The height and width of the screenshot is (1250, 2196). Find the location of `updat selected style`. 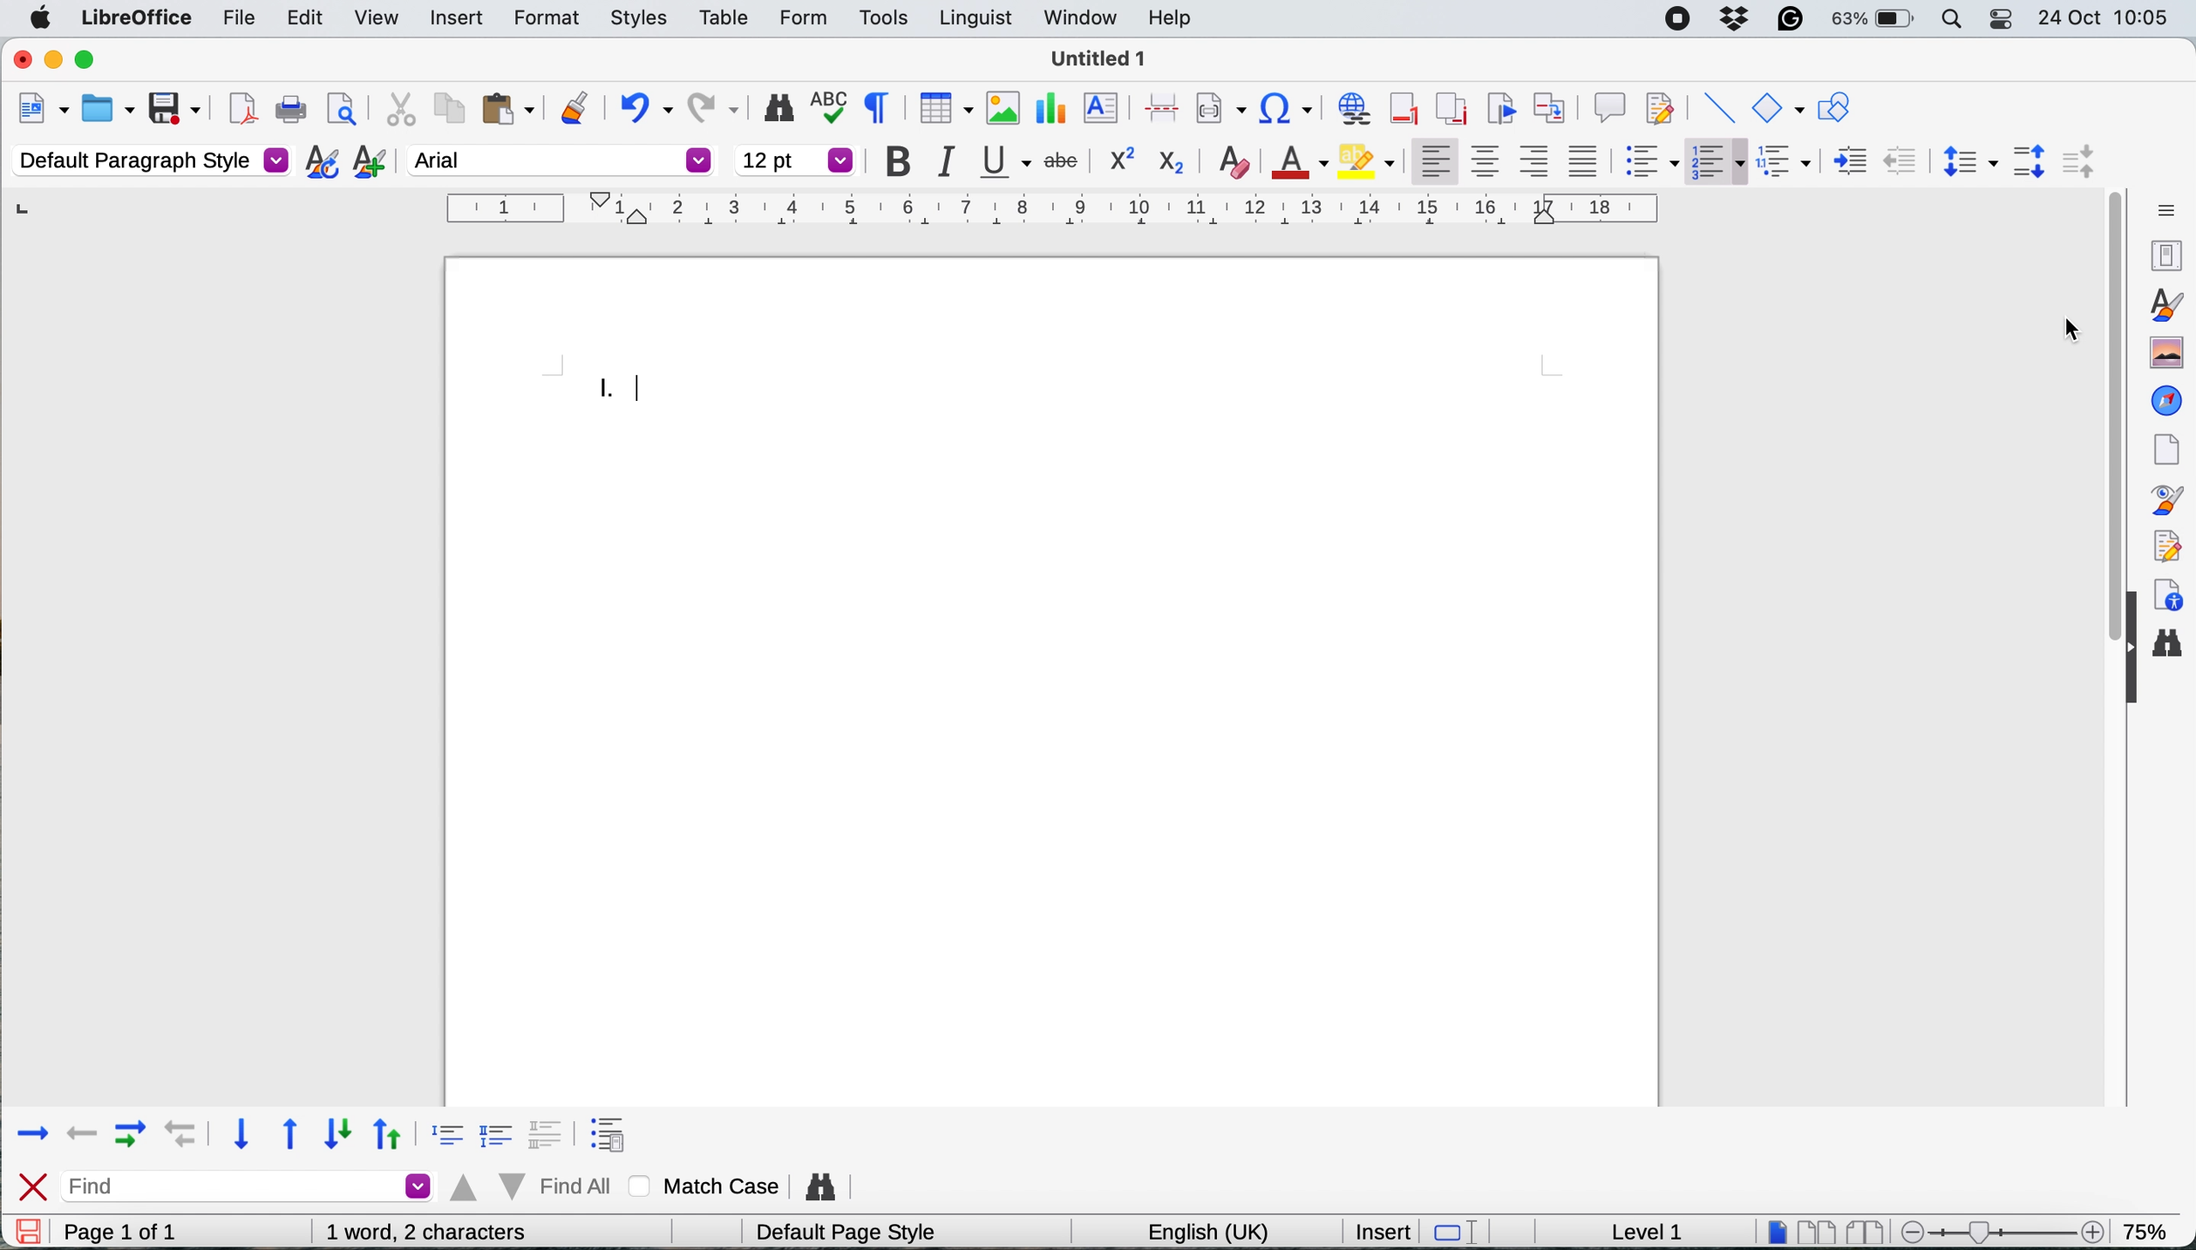

updat selected style is located at coordinates (320, 161).